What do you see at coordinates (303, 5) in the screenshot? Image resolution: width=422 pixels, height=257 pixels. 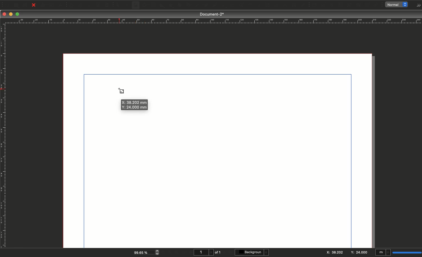 I see `Eye dropper` at bounding box center [303, 5].